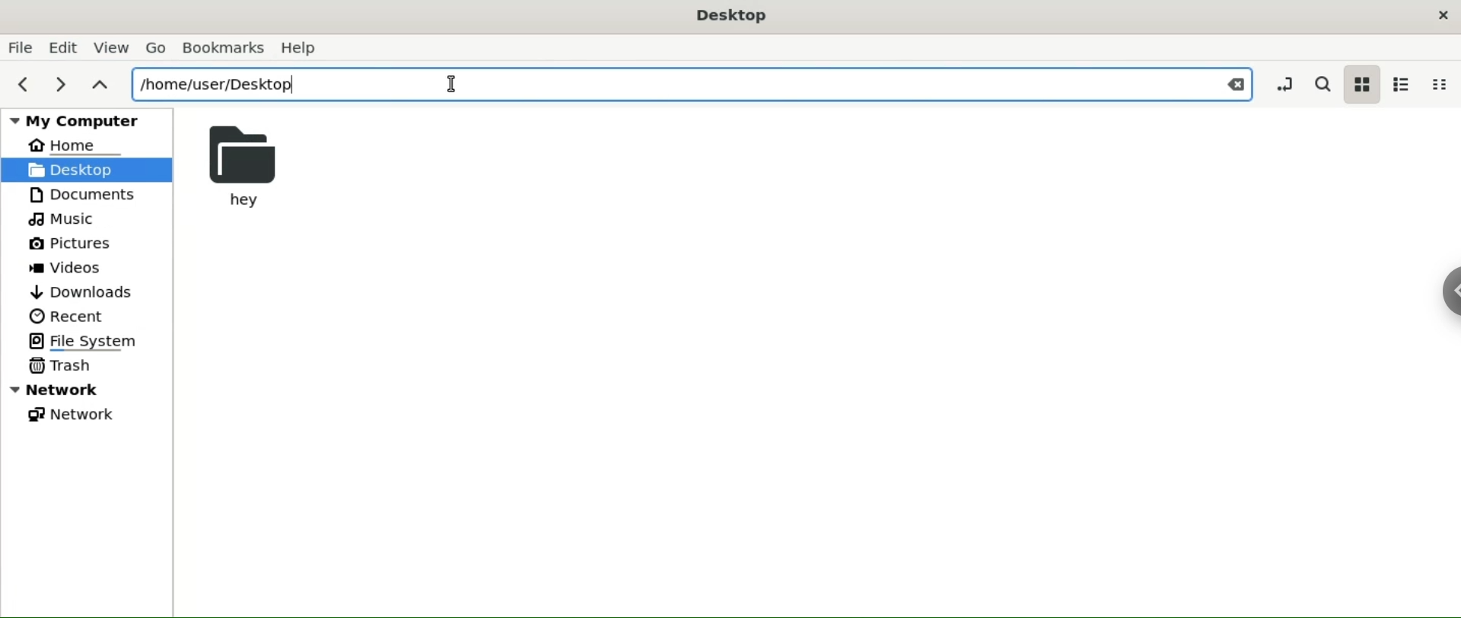  I want to click on list view, so click(1404, 82).